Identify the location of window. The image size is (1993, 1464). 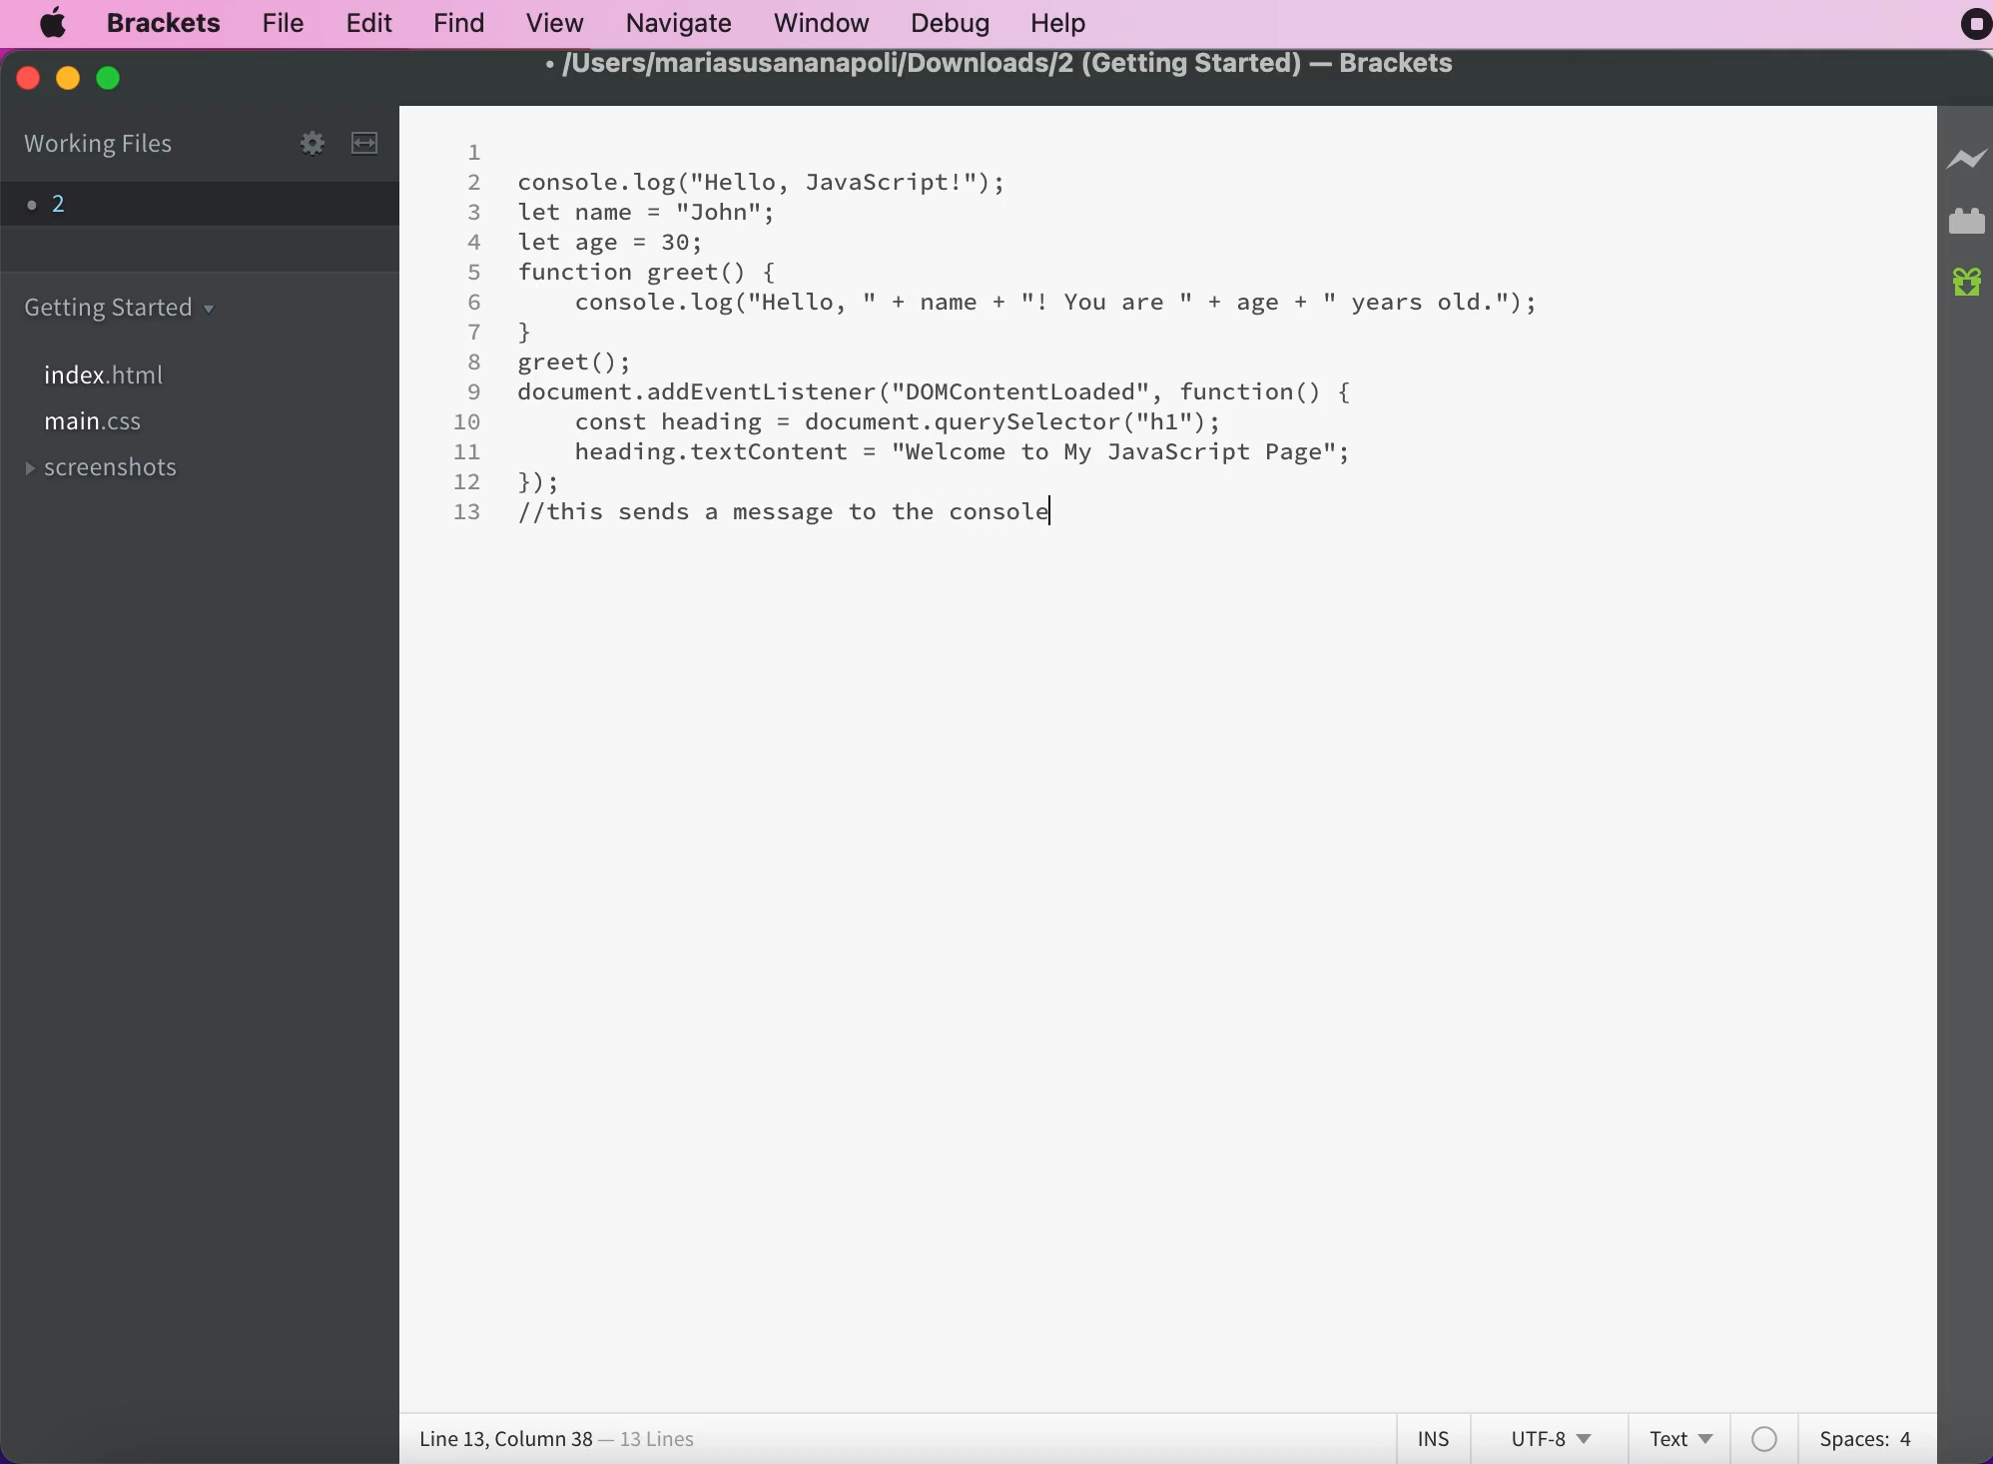
(819, 25).